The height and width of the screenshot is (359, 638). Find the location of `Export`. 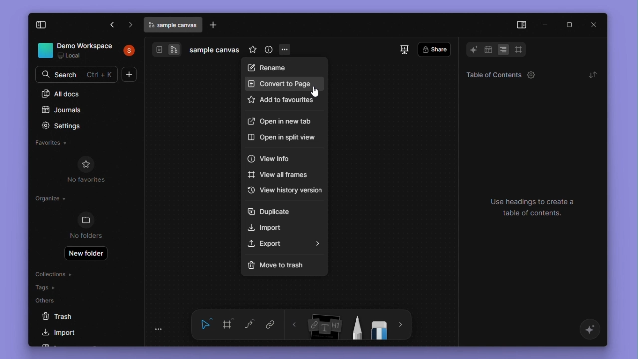

Export is located at coordinates (286, 243).